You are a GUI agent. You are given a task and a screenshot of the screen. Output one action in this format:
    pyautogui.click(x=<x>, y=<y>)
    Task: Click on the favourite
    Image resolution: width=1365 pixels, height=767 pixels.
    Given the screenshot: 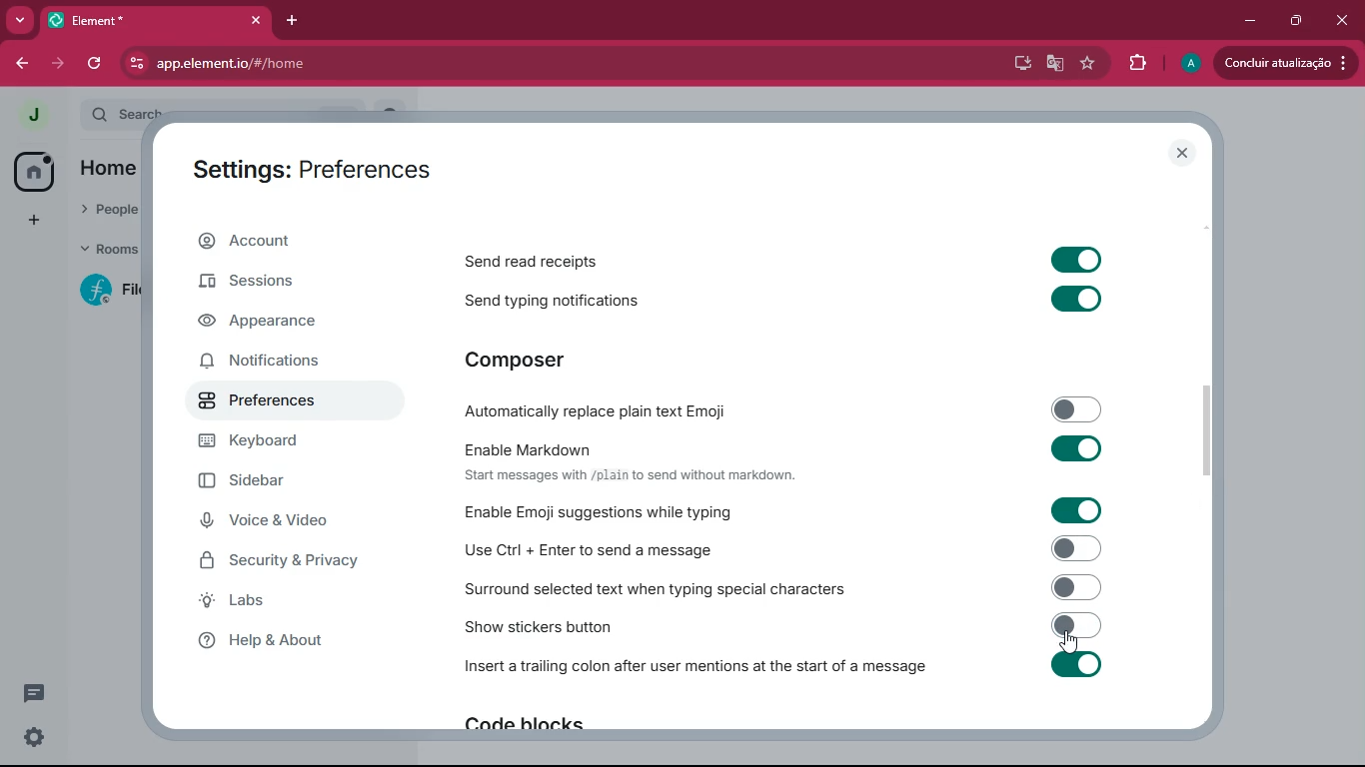 What is the action you would take?
    pyautogui.click(x=1088, y=64)
    